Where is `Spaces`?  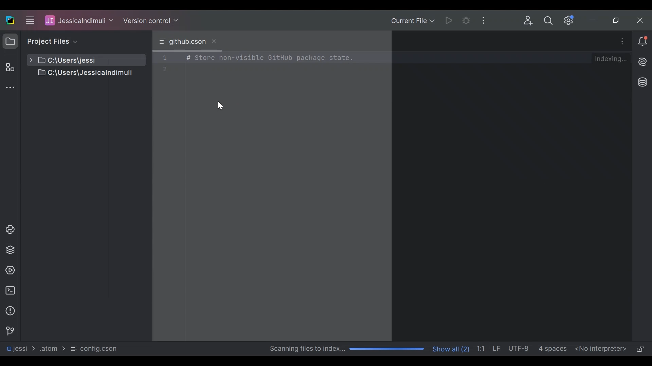 Spaces is located at coordinates (554, 348).